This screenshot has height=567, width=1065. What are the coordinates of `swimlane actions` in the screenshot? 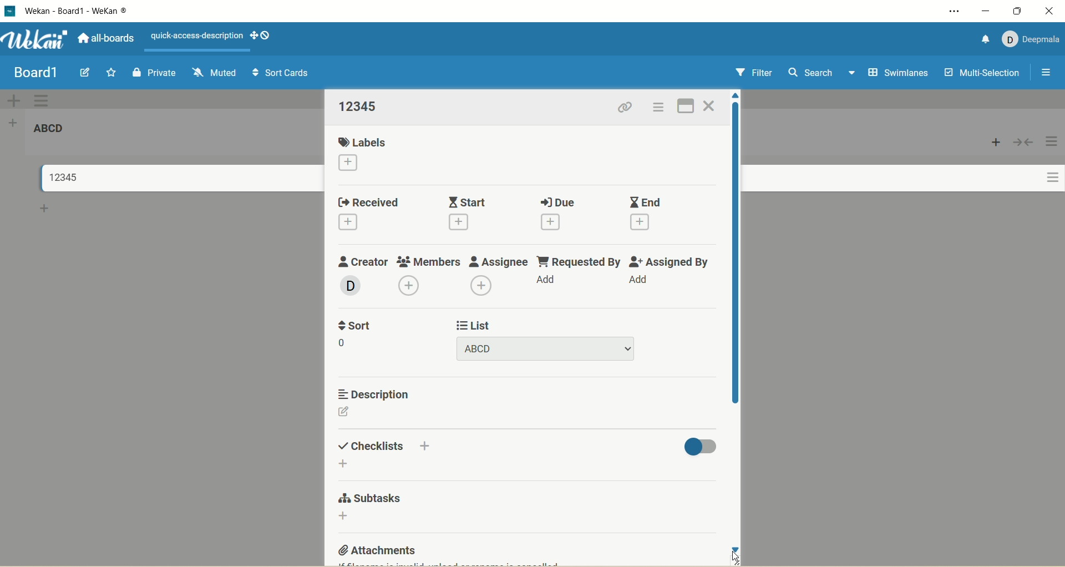 It's located at (42, 101).